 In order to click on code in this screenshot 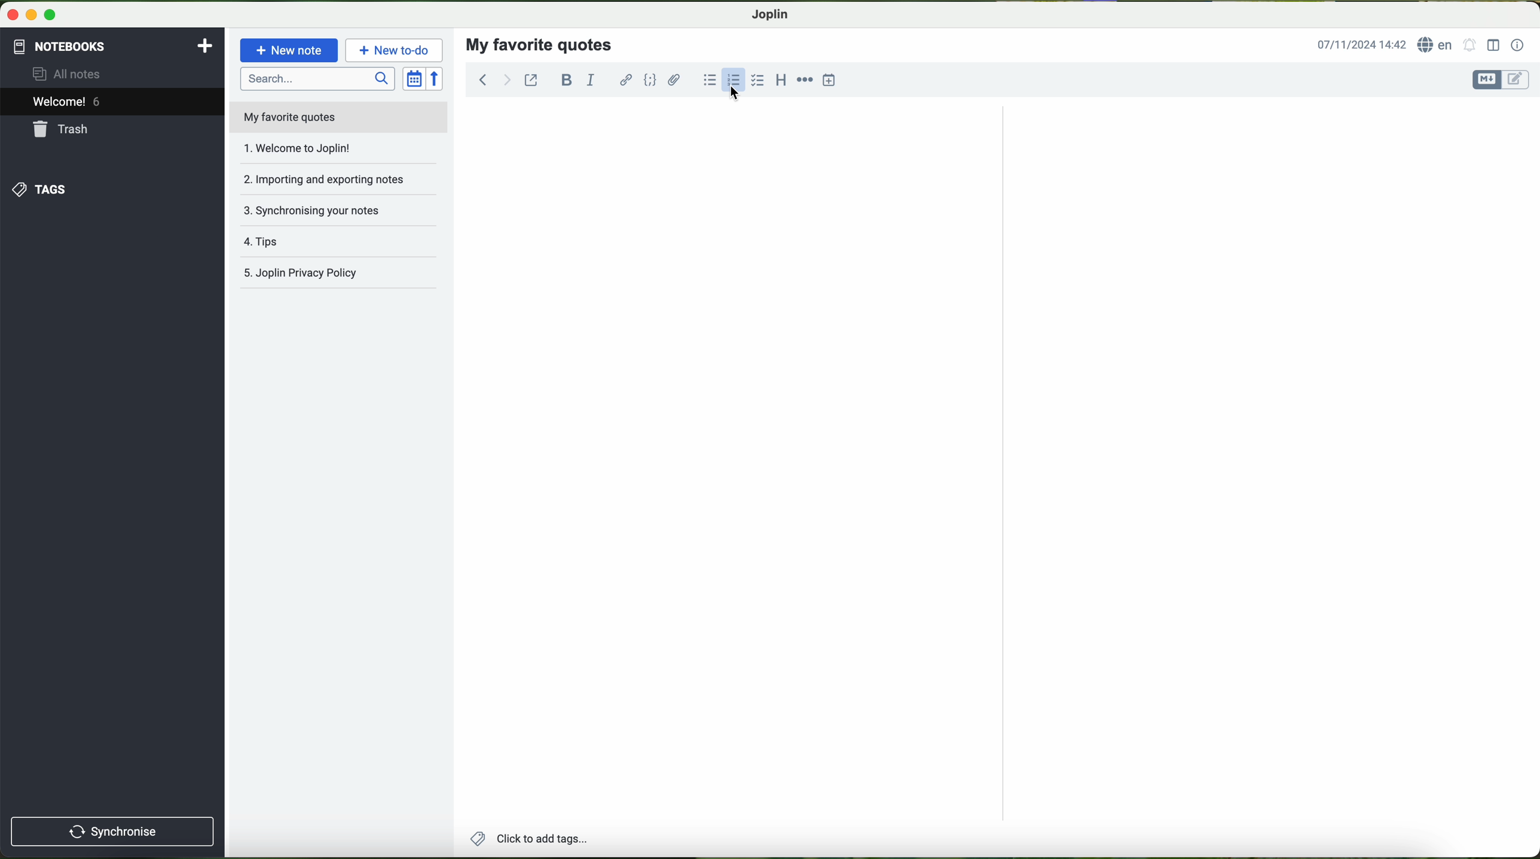, I will do `click(652, 81)`.